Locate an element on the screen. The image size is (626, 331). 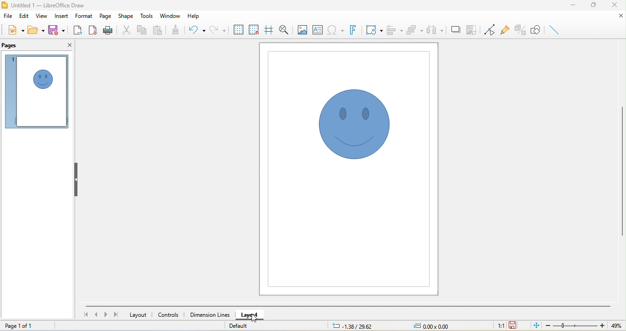
zoom is located at coordinates (575, 325).